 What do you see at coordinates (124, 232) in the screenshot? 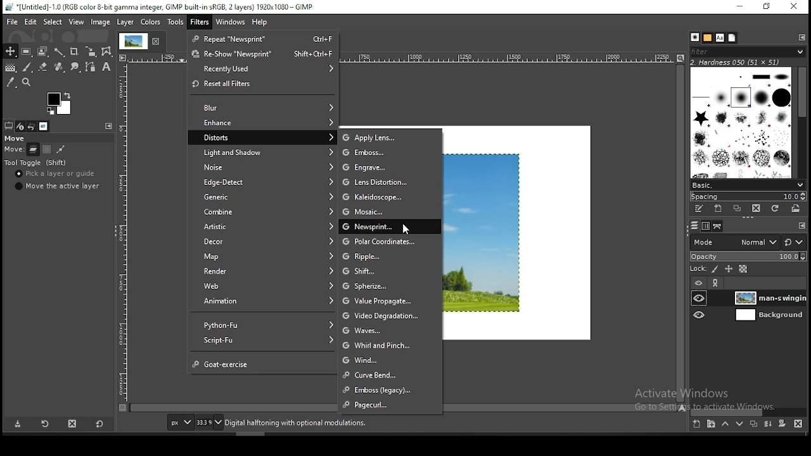
I see `scale (vertical)` at bounding box center [124, 232].